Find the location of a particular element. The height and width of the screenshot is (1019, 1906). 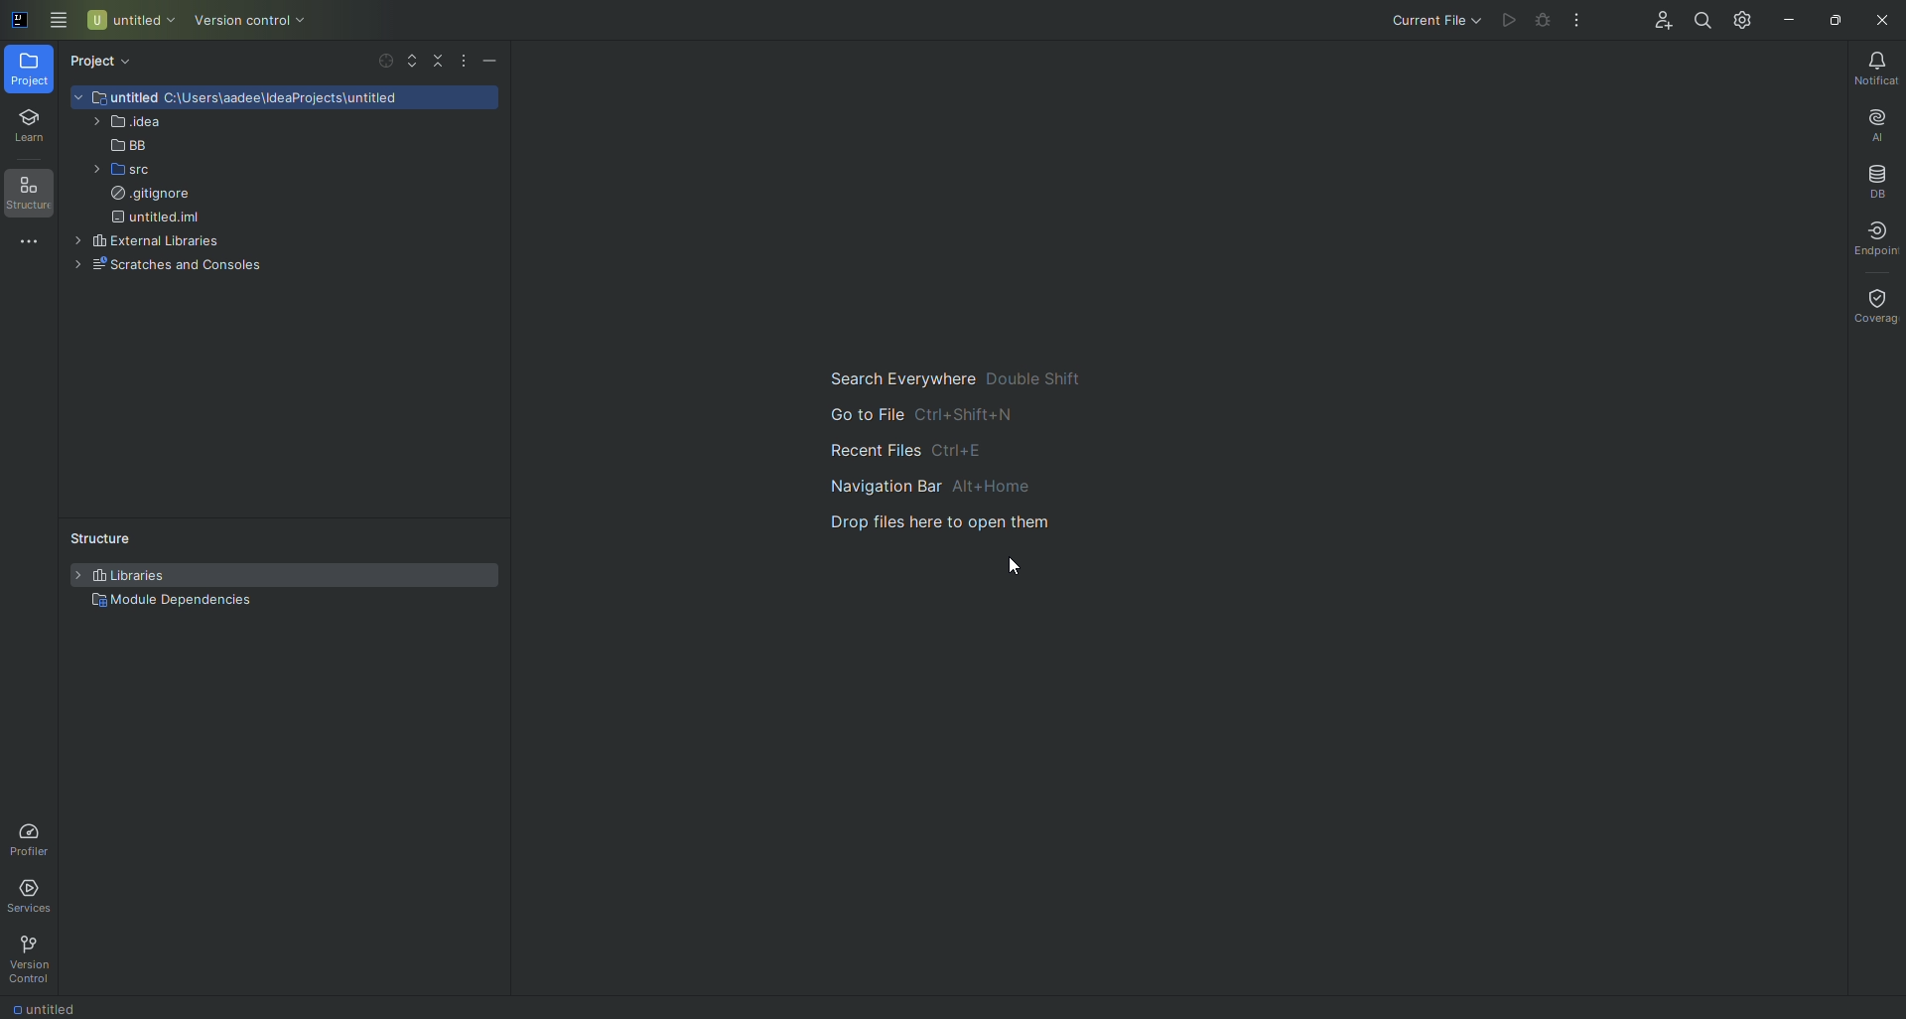

More Tools is located at coordinates (25, 248).